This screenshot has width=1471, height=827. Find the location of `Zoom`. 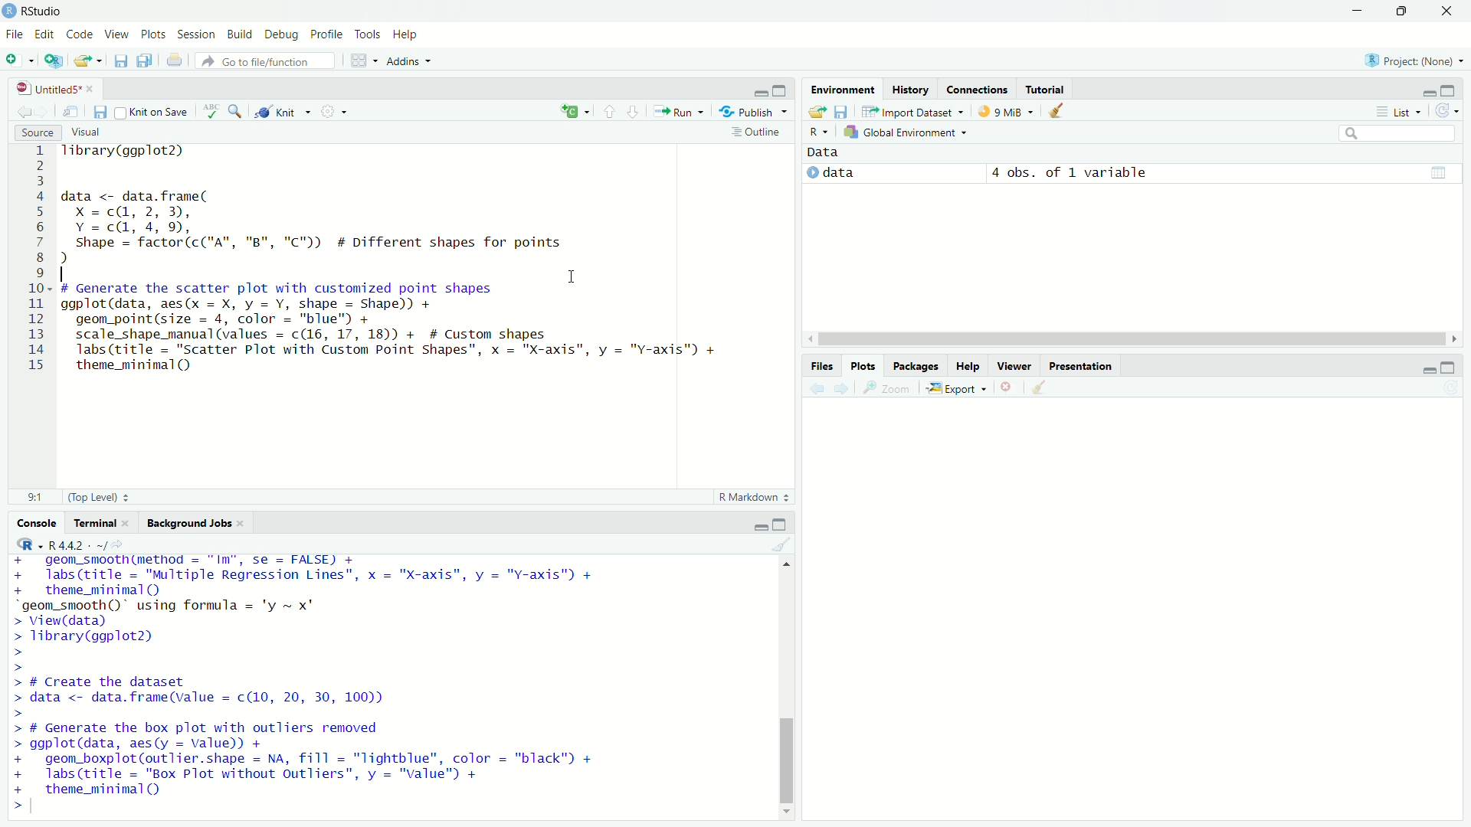

Zoom is located at coordinates (886, 388).